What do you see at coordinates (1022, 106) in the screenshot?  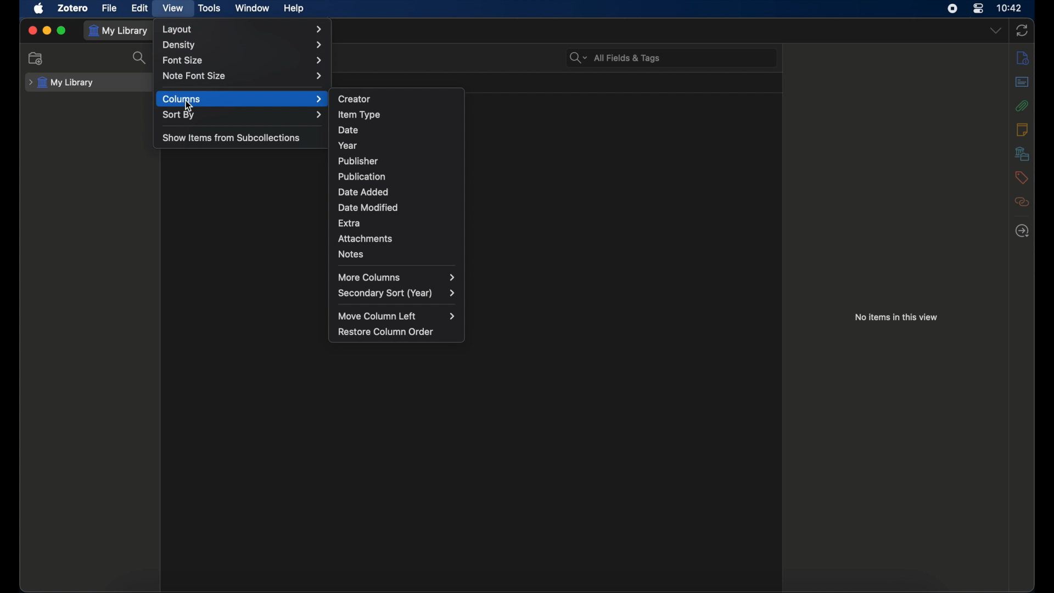 I see `attachments` at bounding box center [1022, 106].